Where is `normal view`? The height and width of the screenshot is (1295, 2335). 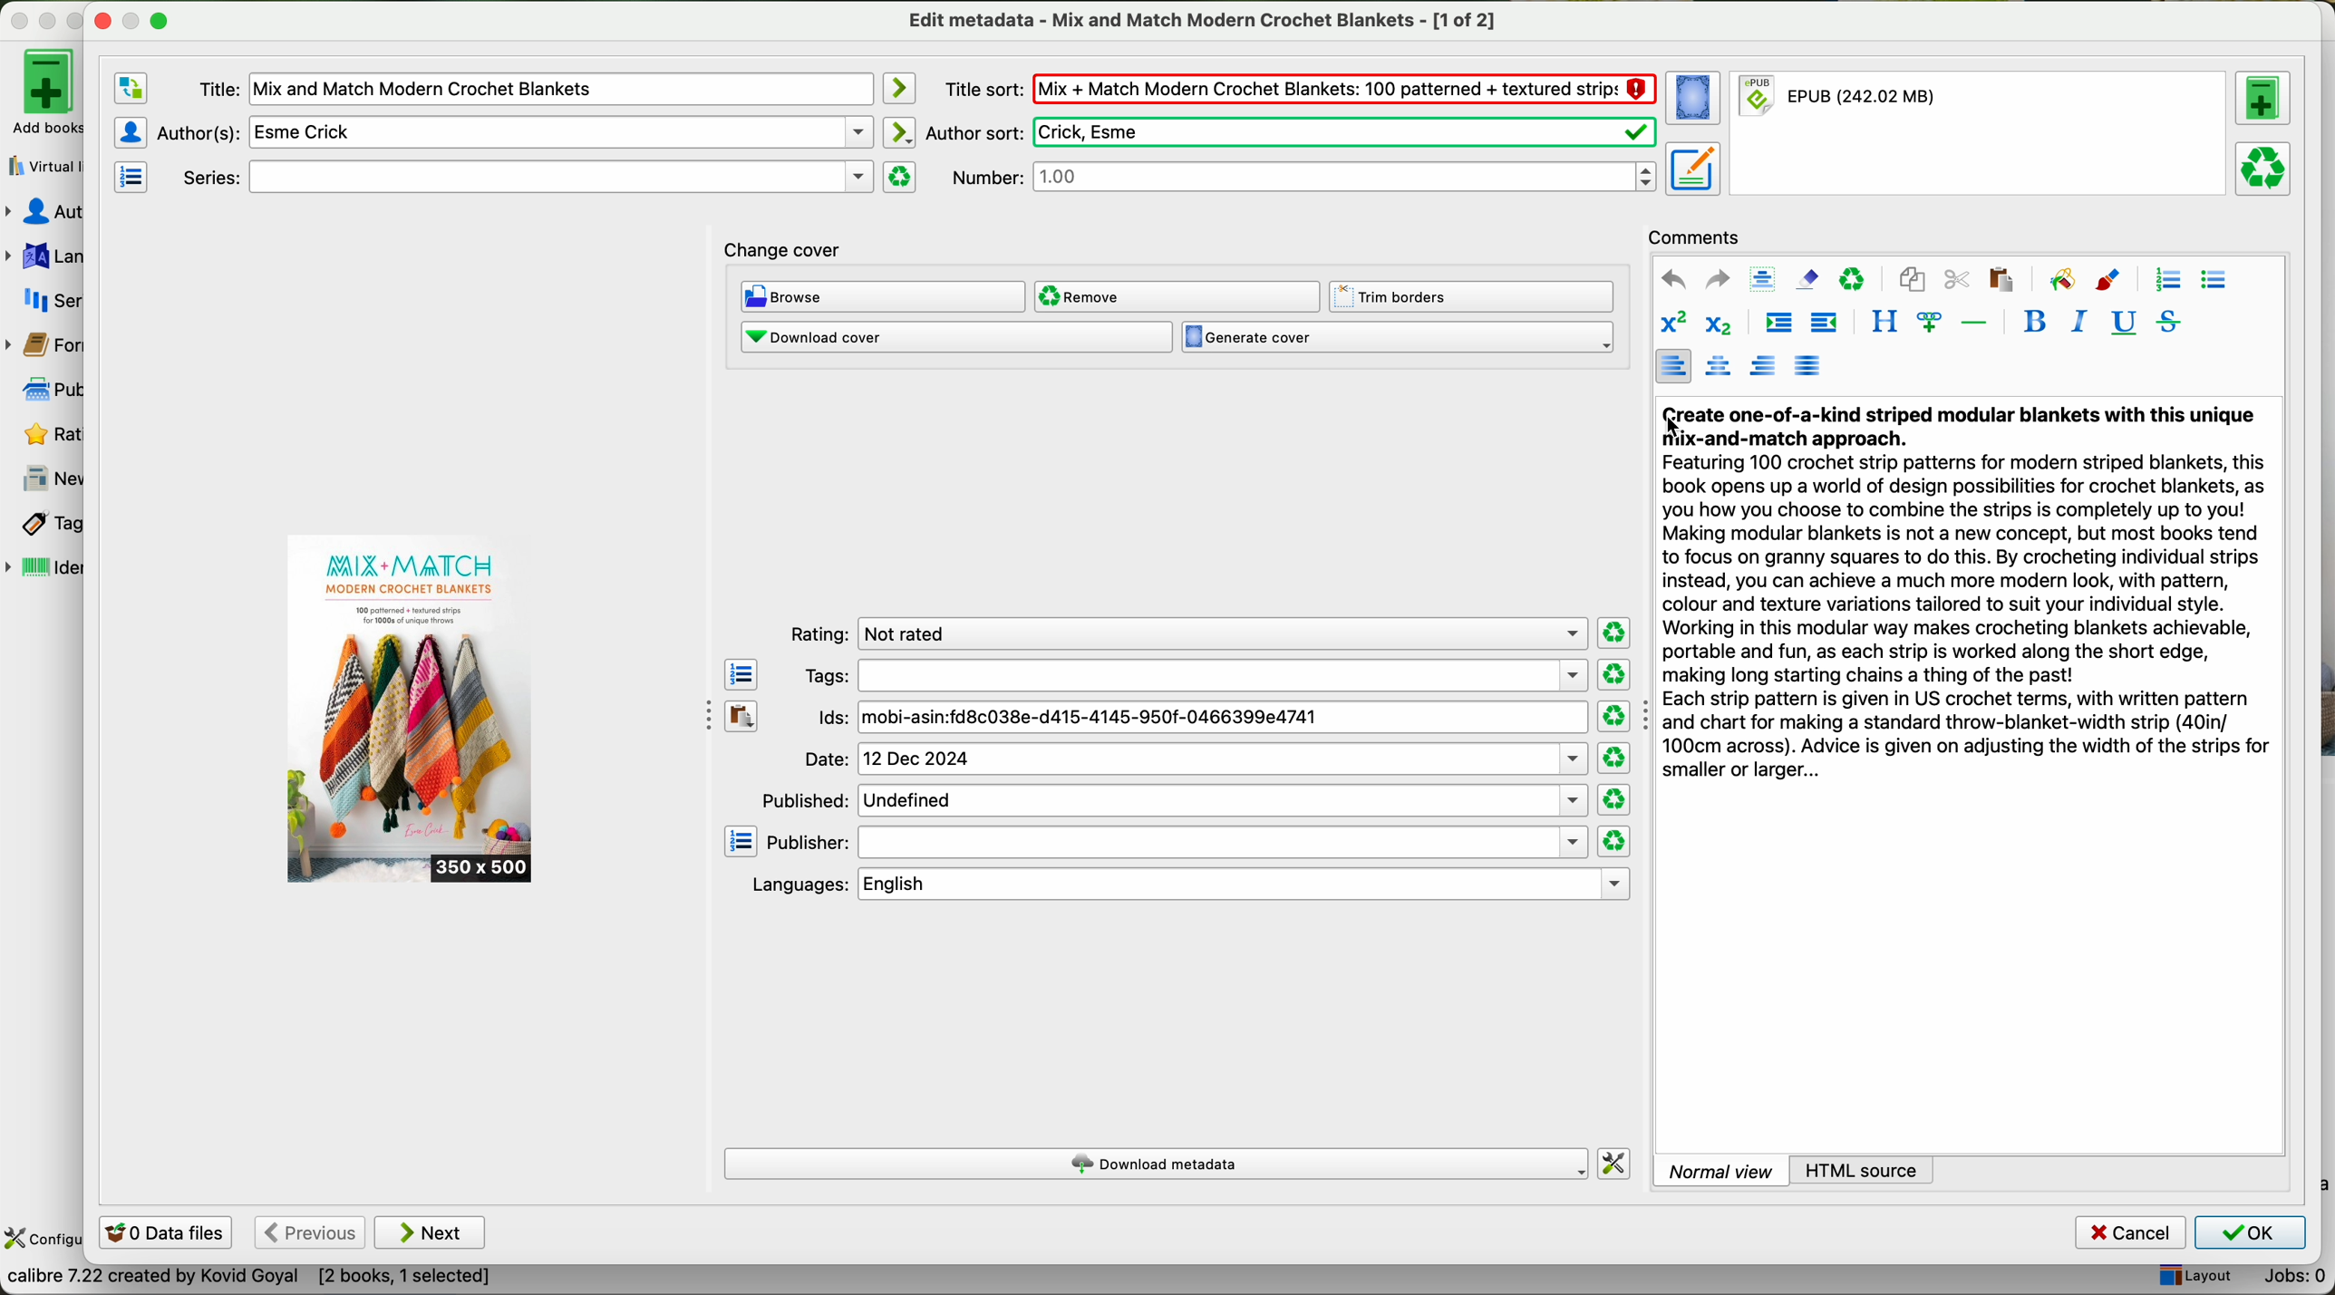
normal view is located at coordinates (1720, 1170).